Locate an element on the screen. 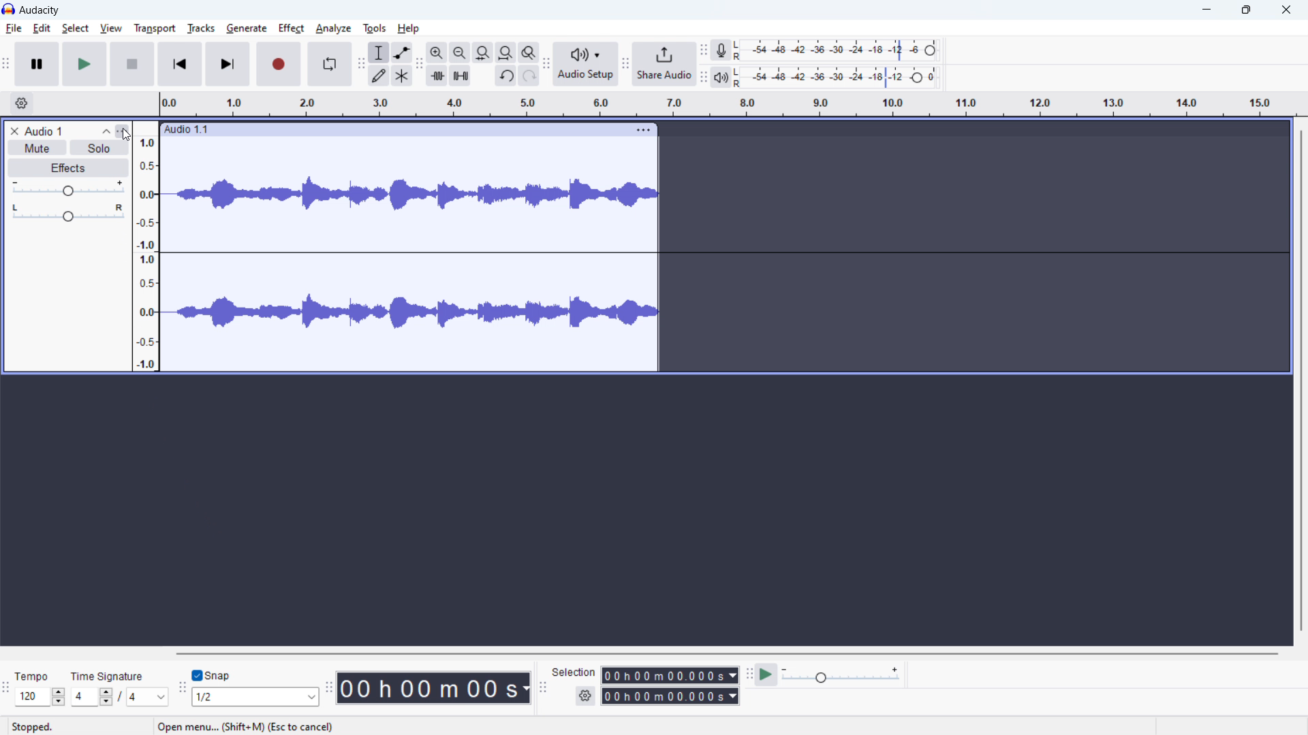 This screenshot has width=1308, height=735. generate is located at coordinates (246, 29).